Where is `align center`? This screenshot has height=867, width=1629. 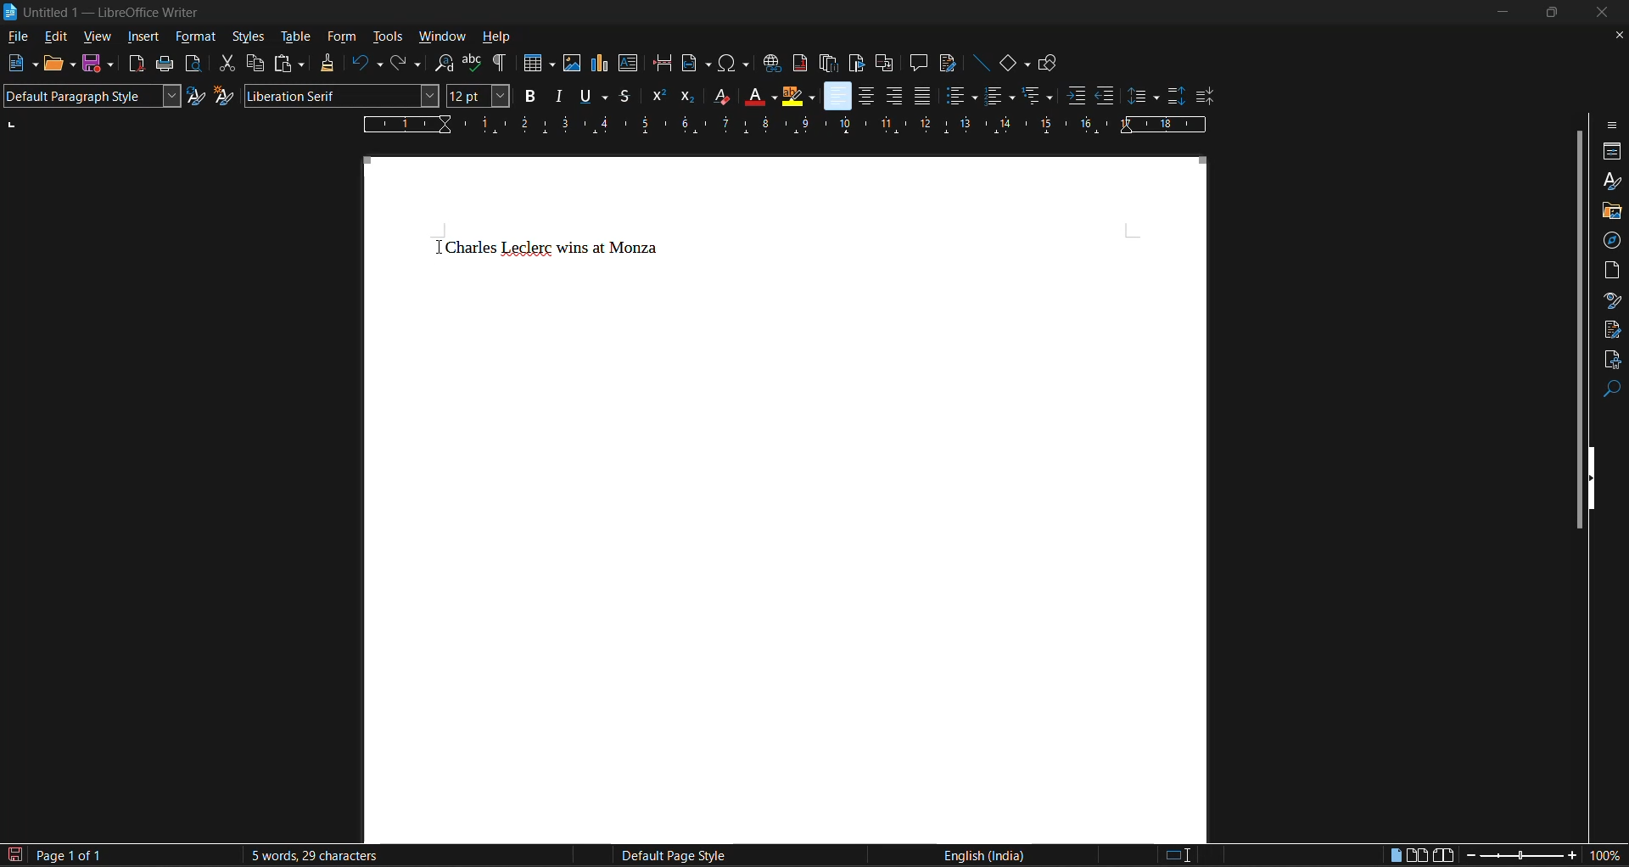
align center is located at coordinates (863, 98).